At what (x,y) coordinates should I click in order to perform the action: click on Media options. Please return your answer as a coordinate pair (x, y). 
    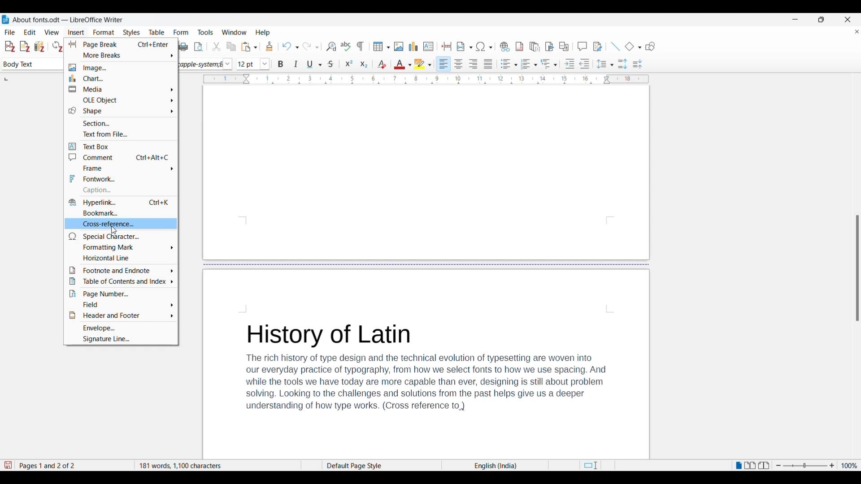
    Looking at the image, I should click on (121, 89).